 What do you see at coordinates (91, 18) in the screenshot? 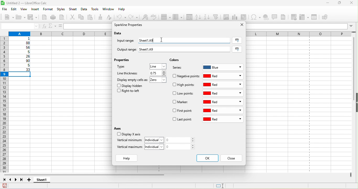
I see `paste` at bounding box center [91, 18].